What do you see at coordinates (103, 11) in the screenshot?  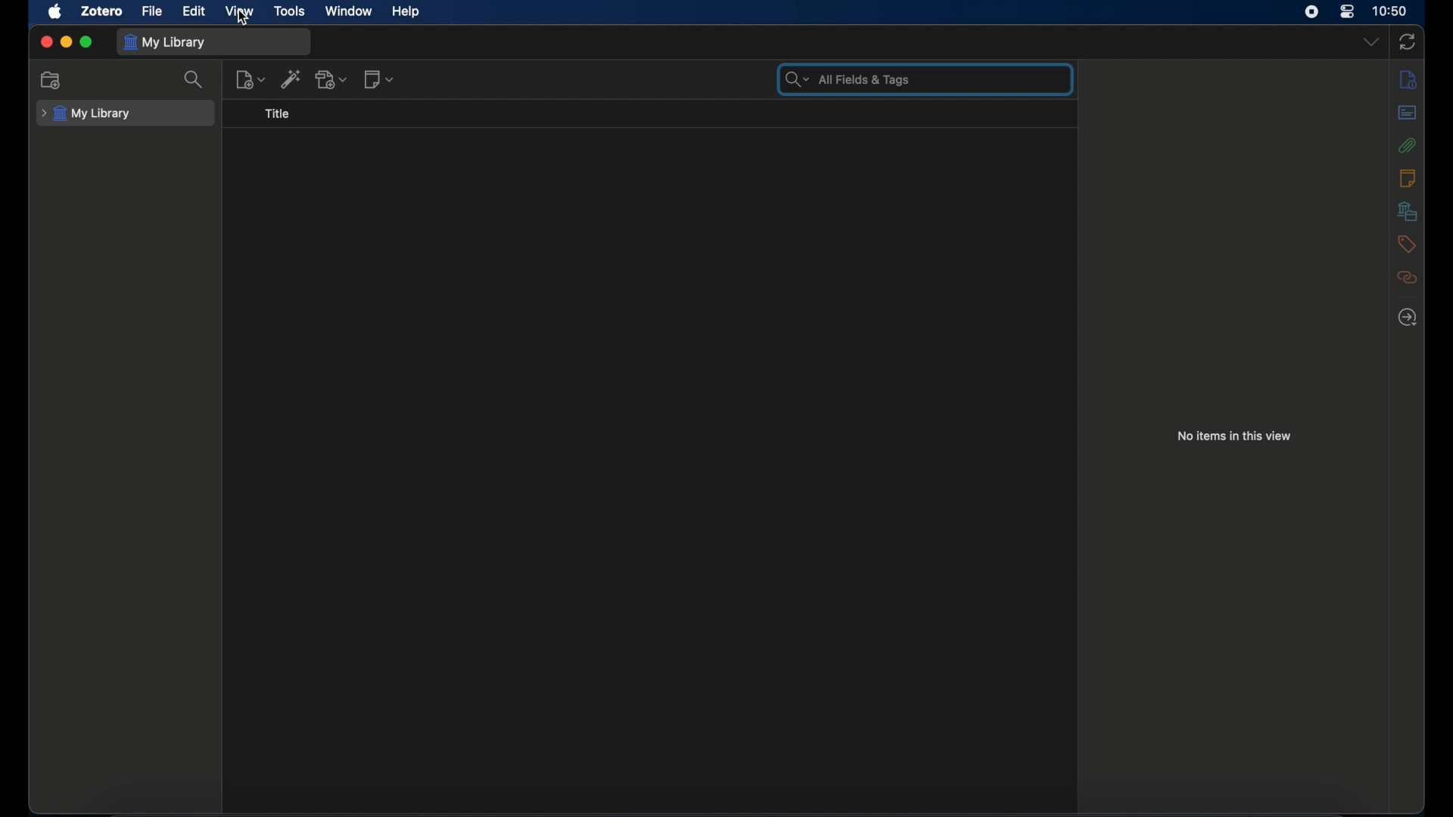 I see `zotero` at bounding box center [103, 11].